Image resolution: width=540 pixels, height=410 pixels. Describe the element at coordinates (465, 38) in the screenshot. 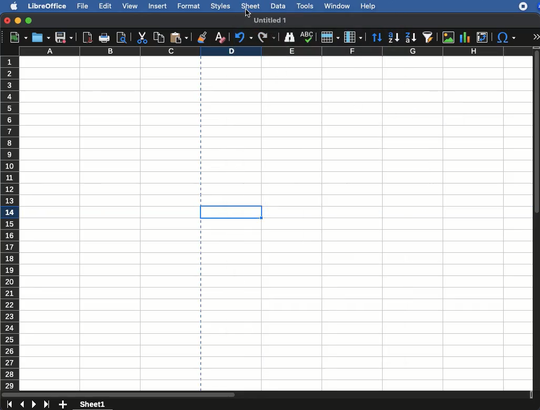

I see `chart` at that location.